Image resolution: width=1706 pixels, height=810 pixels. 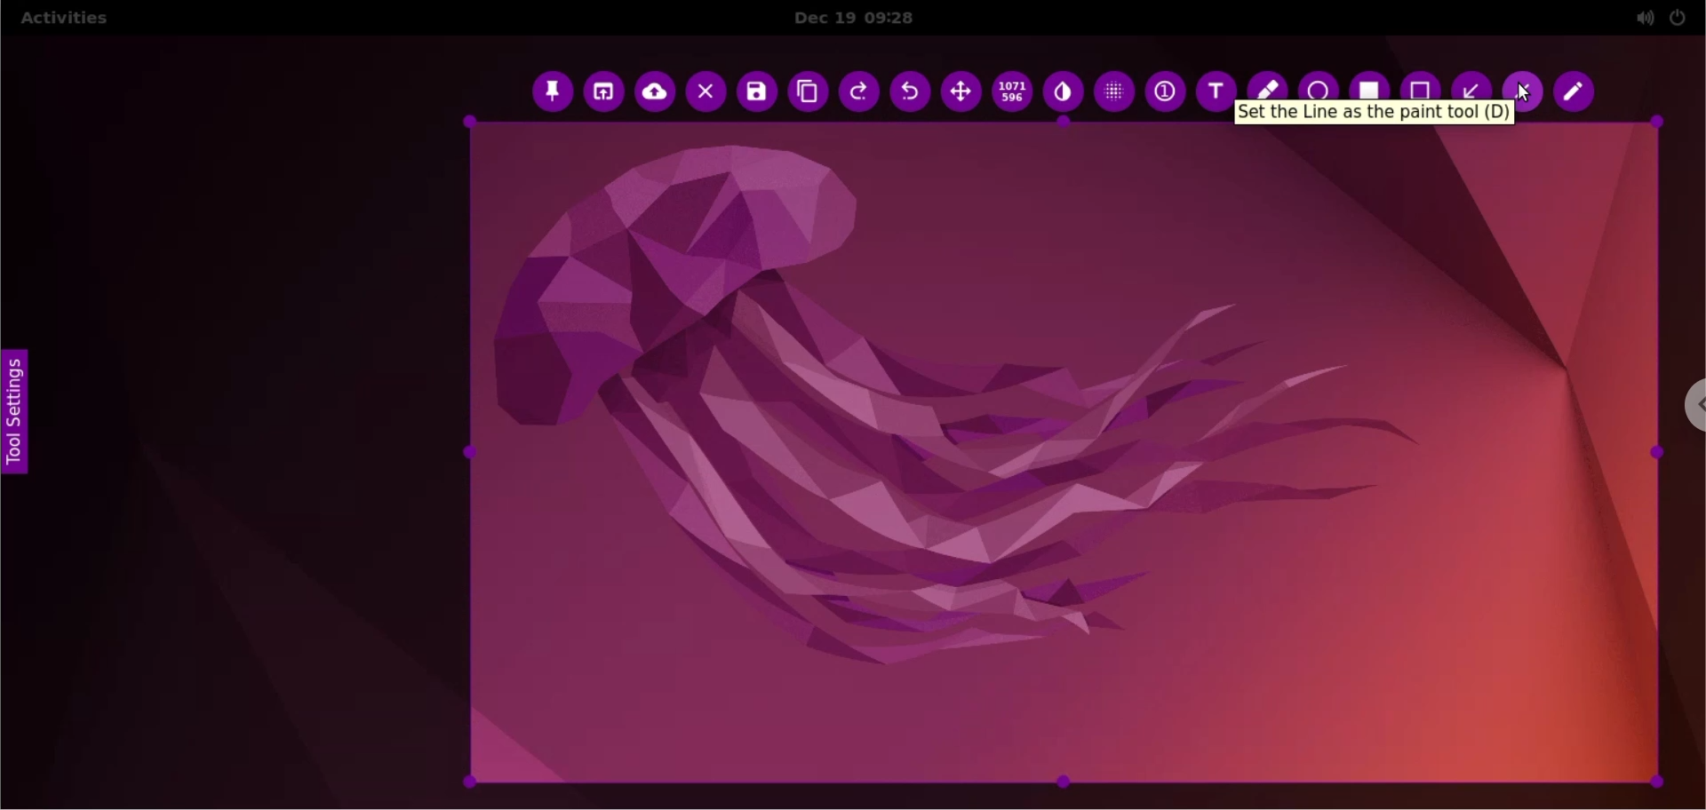 I want to click on marker, so click(x=1267, y=82).